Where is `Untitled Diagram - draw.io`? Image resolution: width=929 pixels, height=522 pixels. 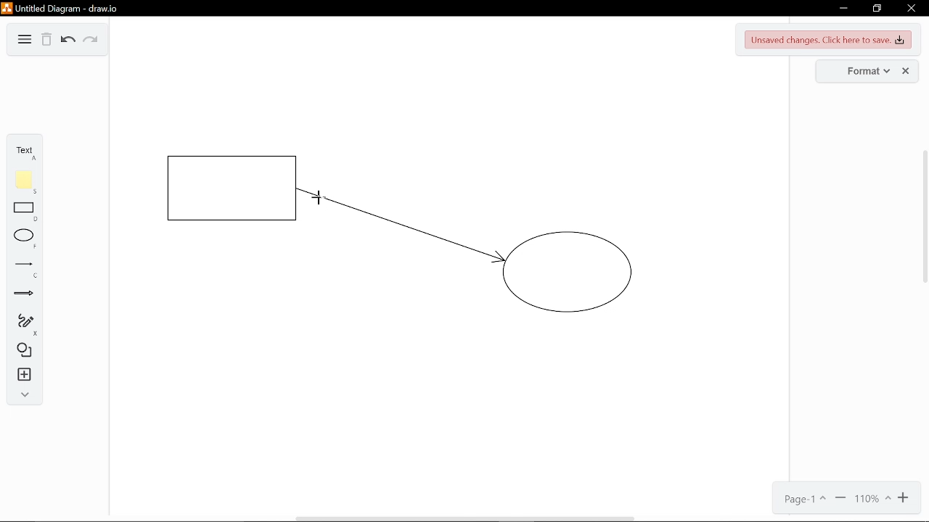
Untitled Diagram - draw.io is located at coordinates (60, 7).